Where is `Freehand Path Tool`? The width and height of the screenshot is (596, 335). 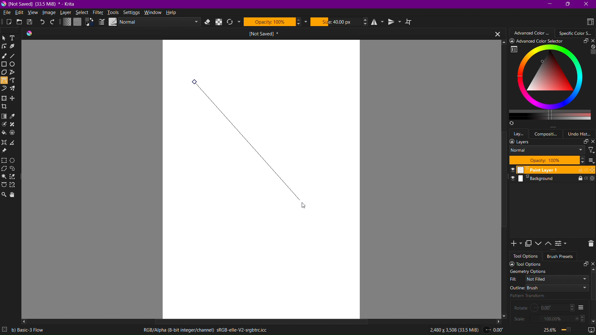 Freehand Path Tool is located at coordinates (15, 81).